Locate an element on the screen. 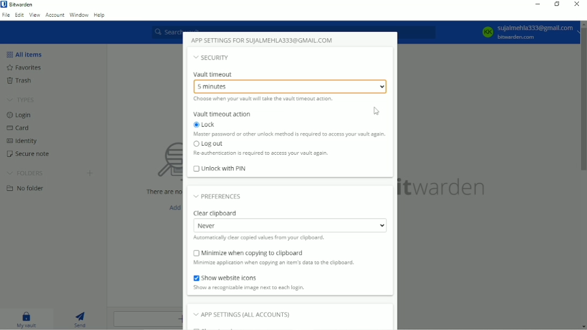  App settings (ALL ACCOUNTS) is located at coordinates (247, 314).